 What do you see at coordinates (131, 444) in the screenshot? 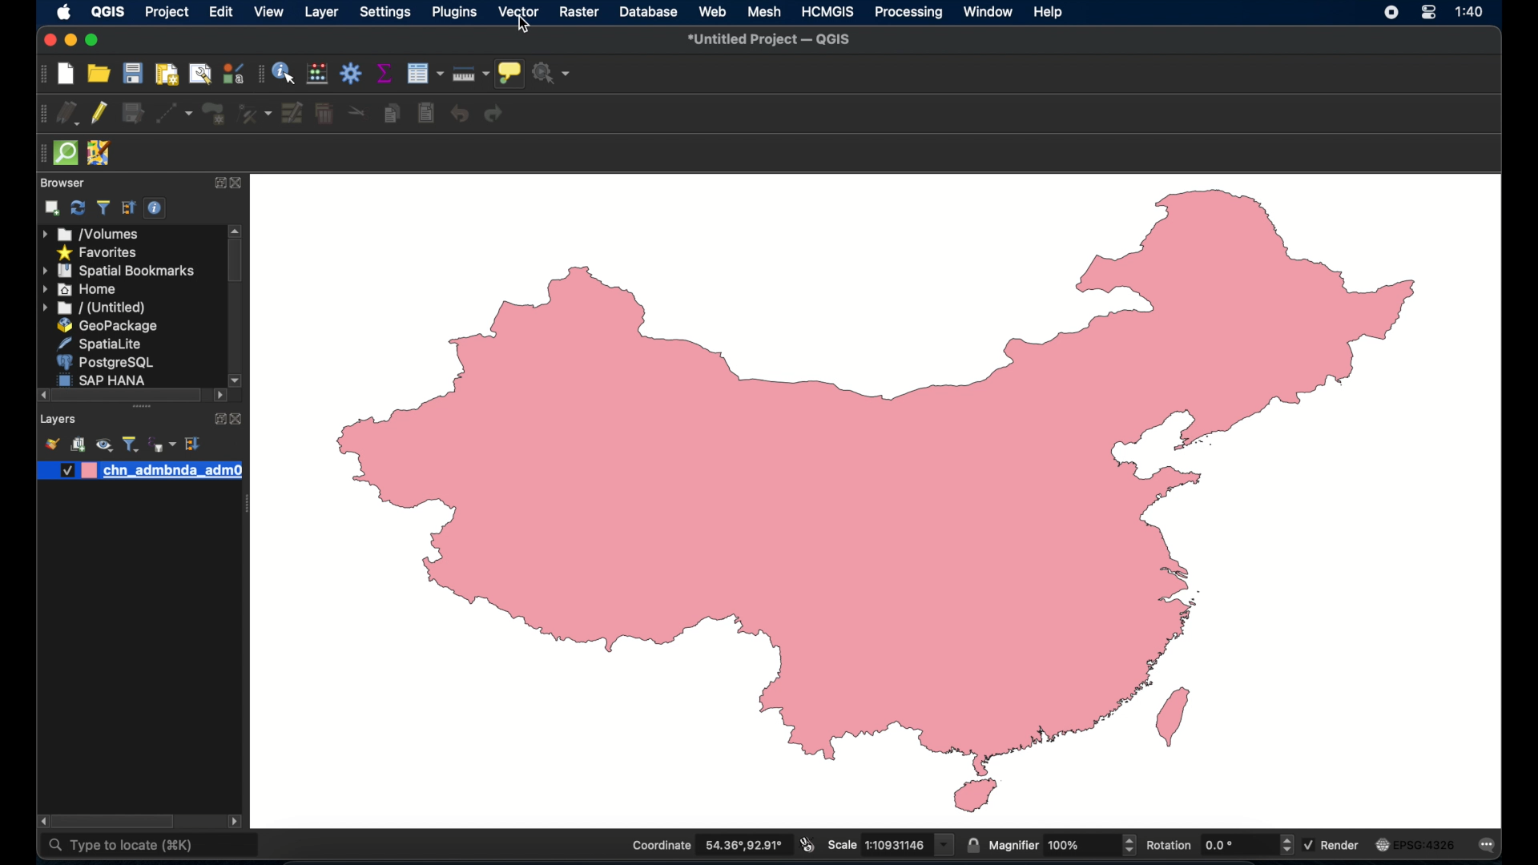
I see `filter legend` at bounding box center [131, 444].